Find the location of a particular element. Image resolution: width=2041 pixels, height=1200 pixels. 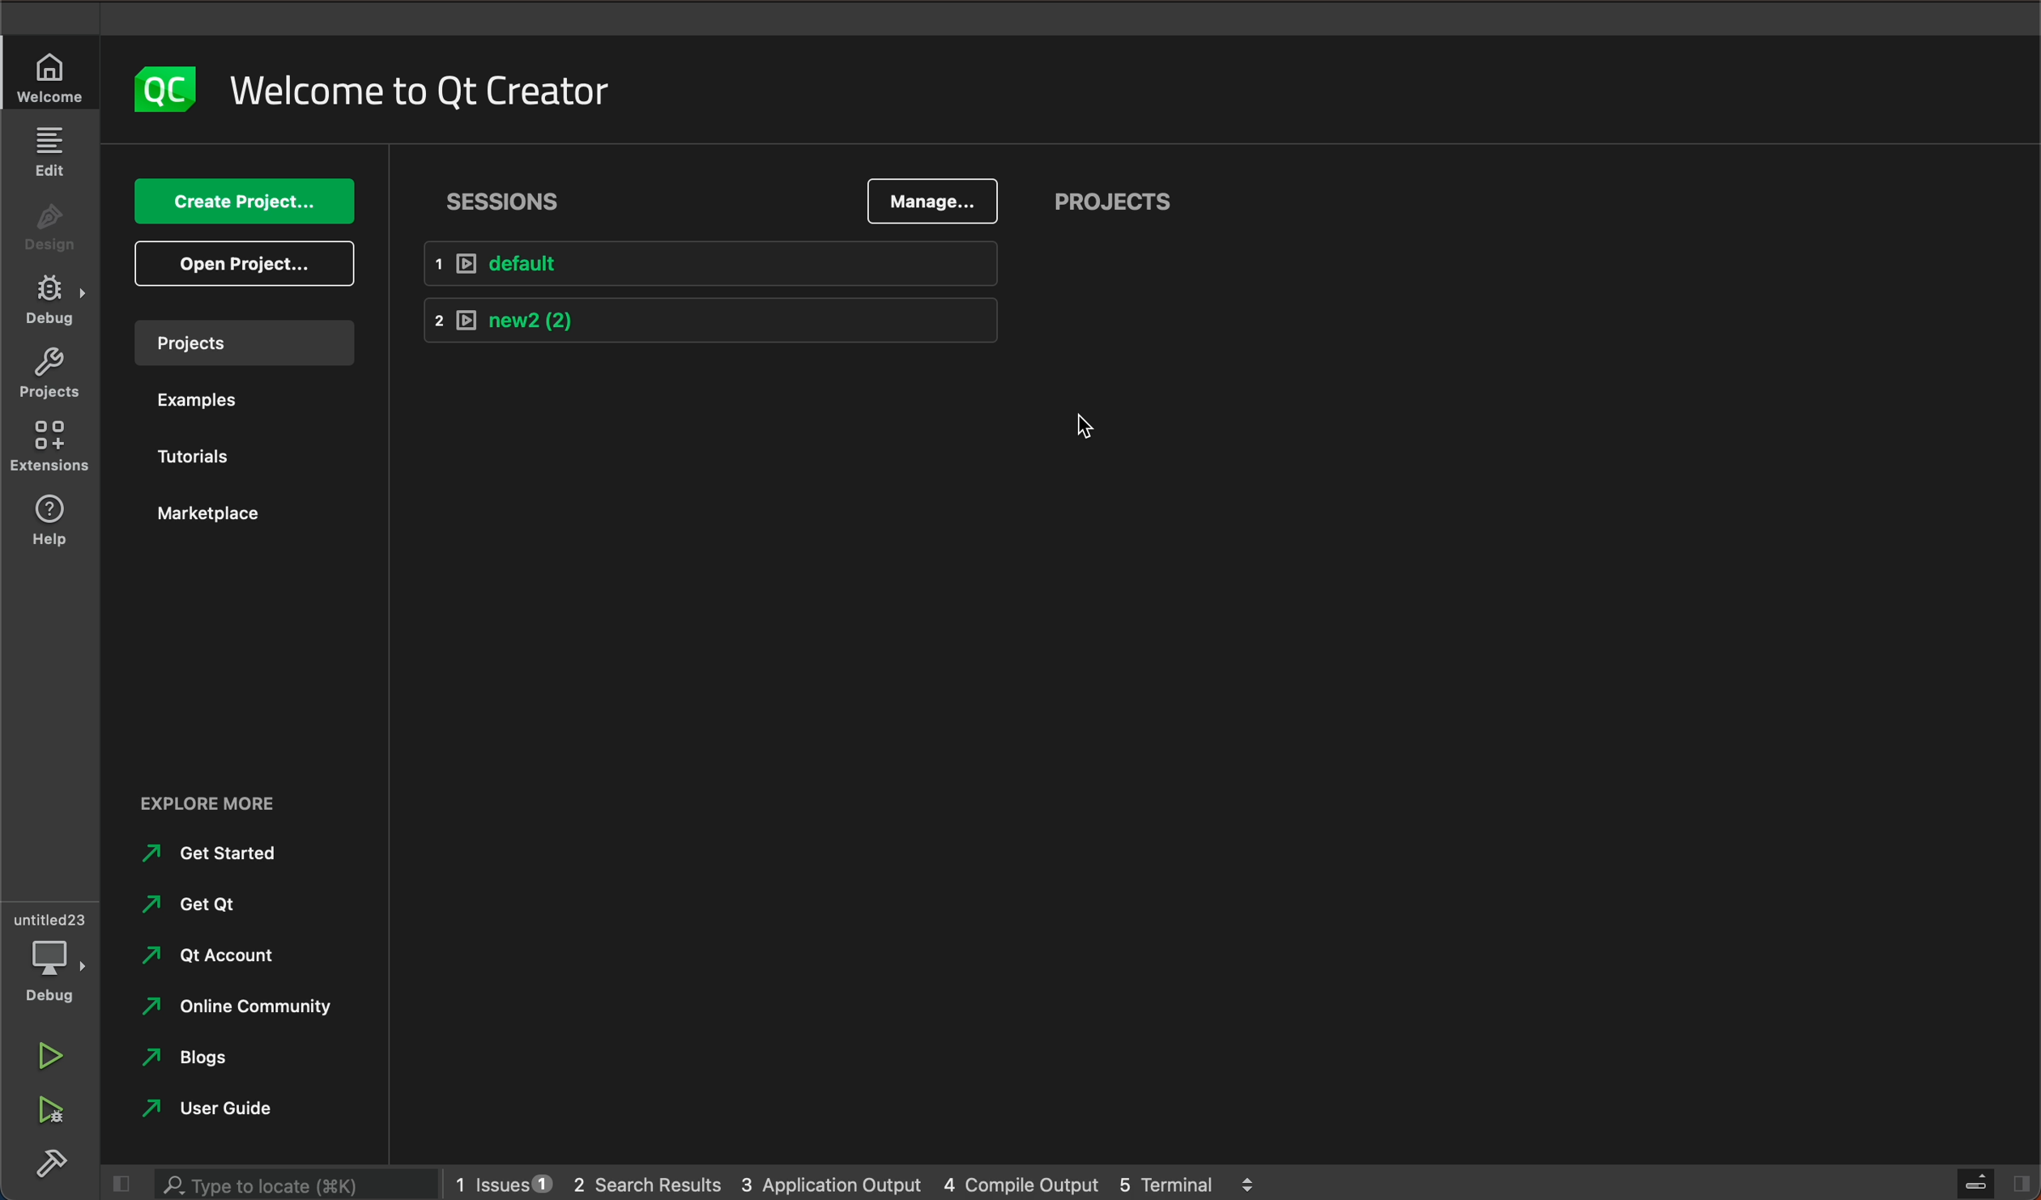

welcome is located at coordinates (52, 78).